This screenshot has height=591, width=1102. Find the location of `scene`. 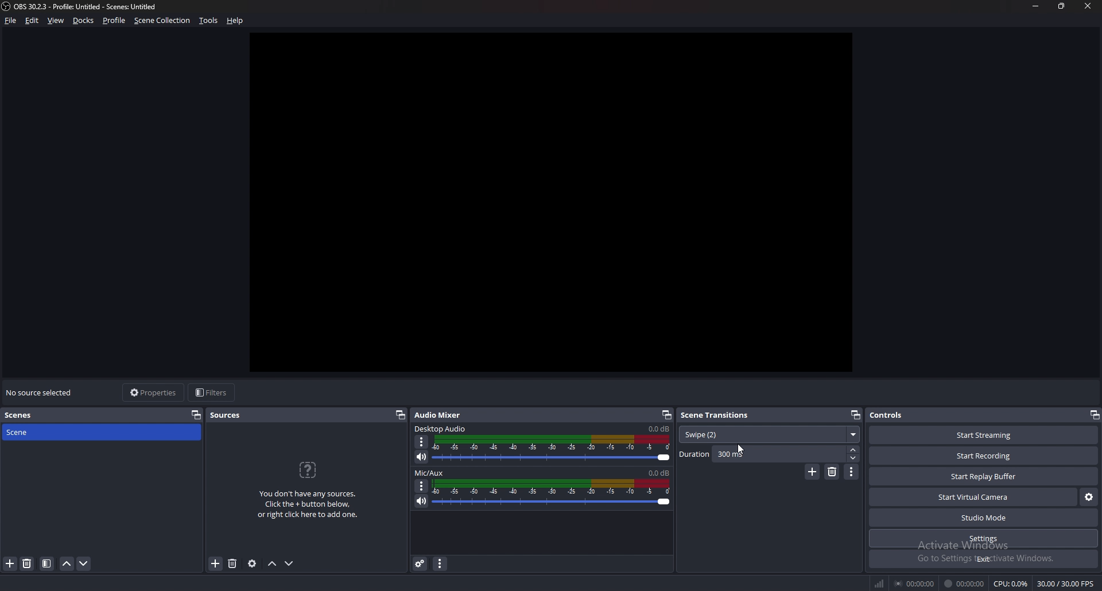

scene is located at coordinates (30, 431).